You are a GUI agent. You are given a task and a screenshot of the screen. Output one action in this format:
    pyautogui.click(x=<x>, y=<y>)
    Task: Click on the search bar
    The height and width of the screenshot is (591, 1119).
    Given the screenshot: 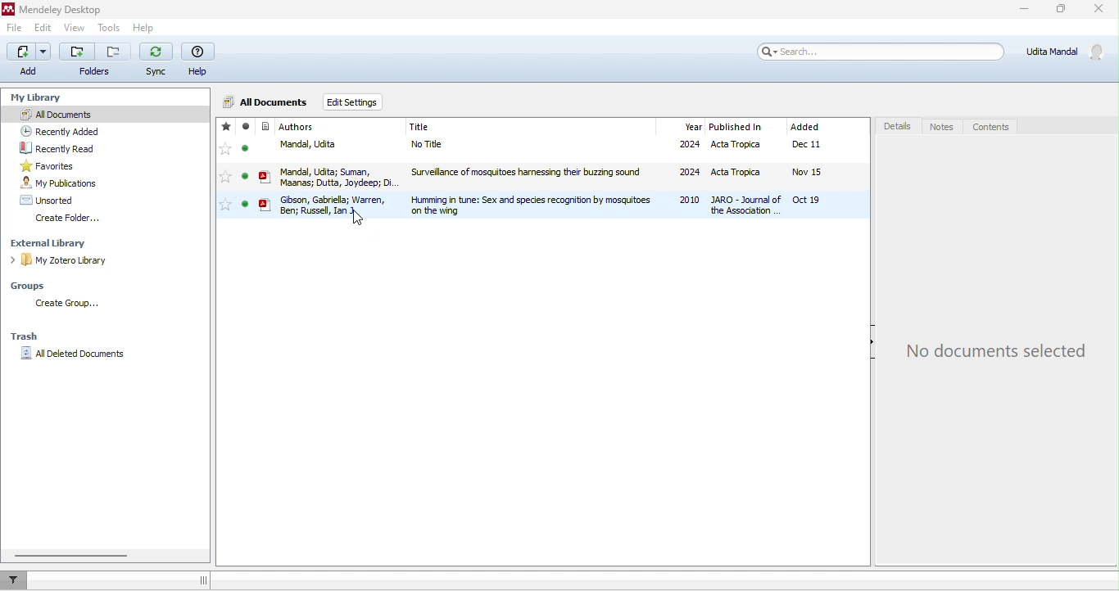 What is the action you would take?
    pyautogui.click(x=882, y=52)
    